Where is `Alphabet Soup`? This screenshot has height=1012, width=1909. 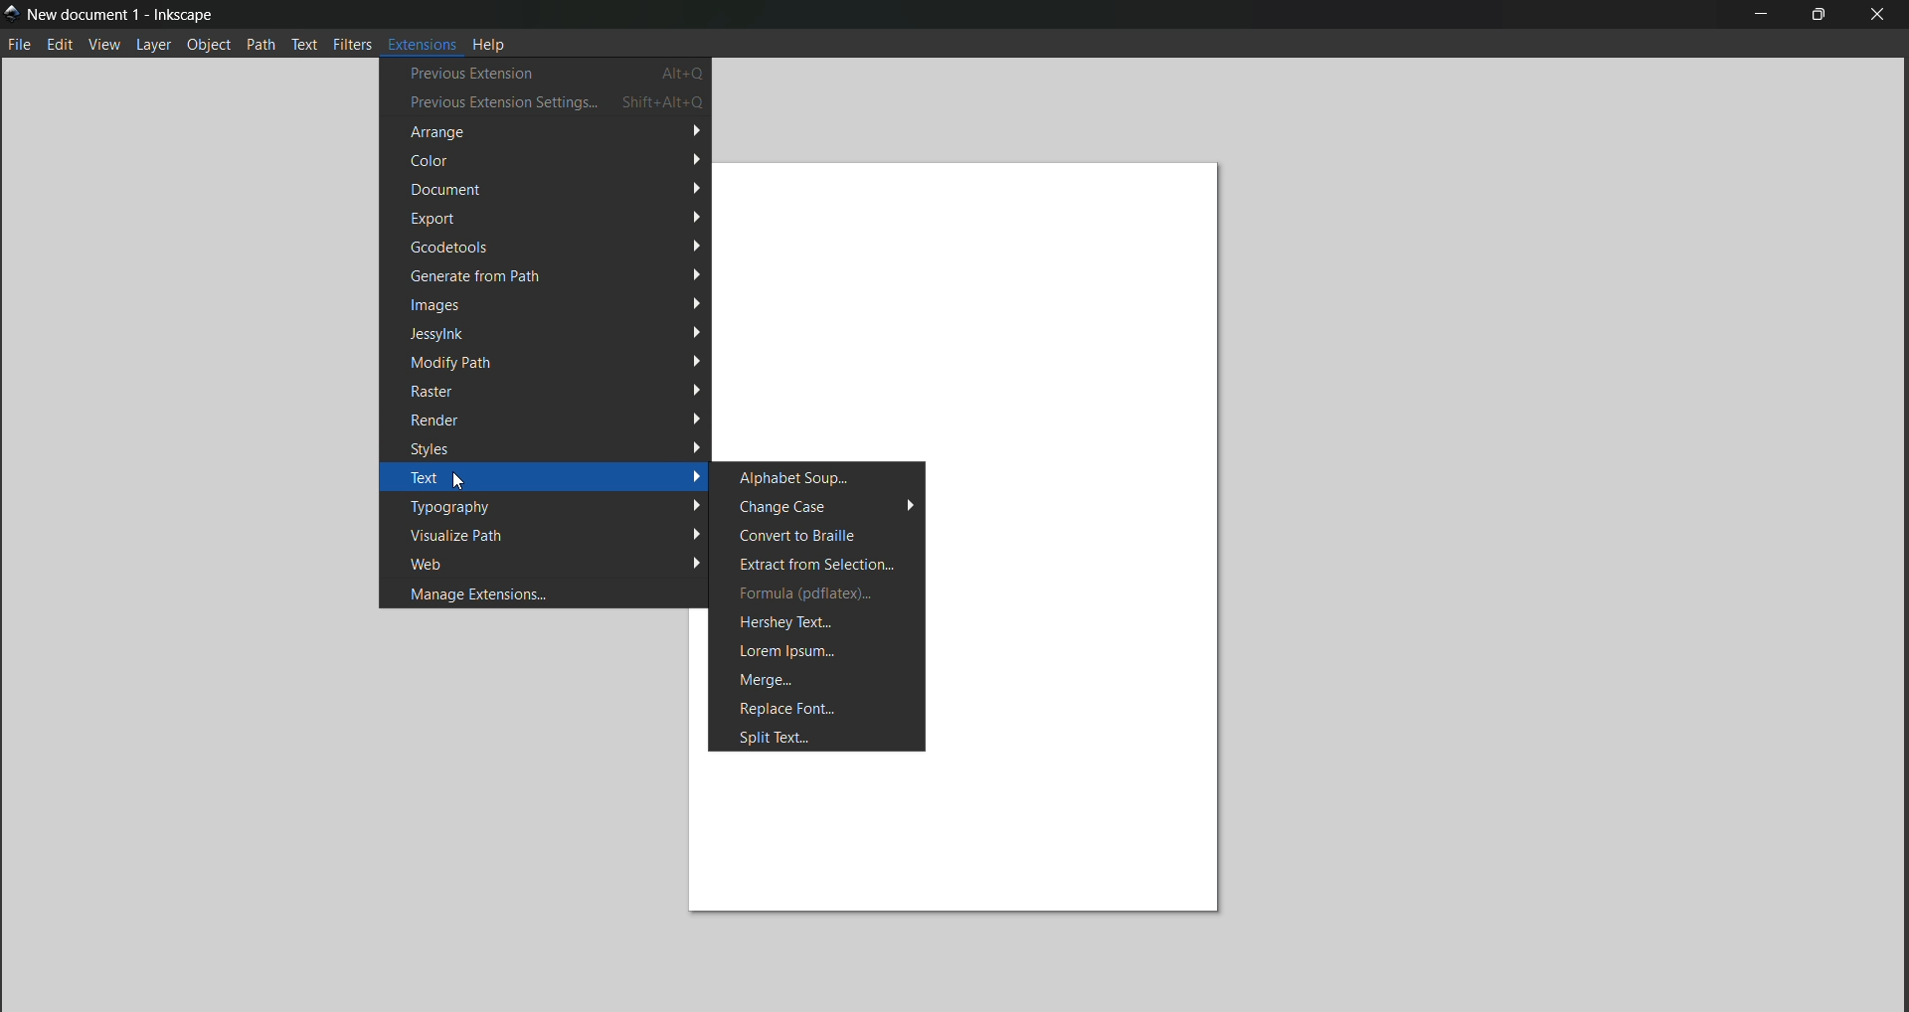 Alphabet Soup is located at coordinates (819, 477).